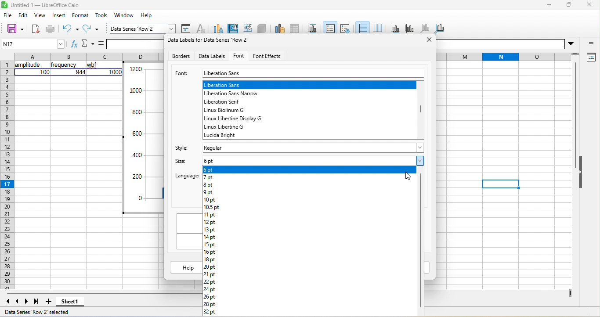  Describe the element at coordinates (368, 113) in the screenshot. I see `rows` at that location.